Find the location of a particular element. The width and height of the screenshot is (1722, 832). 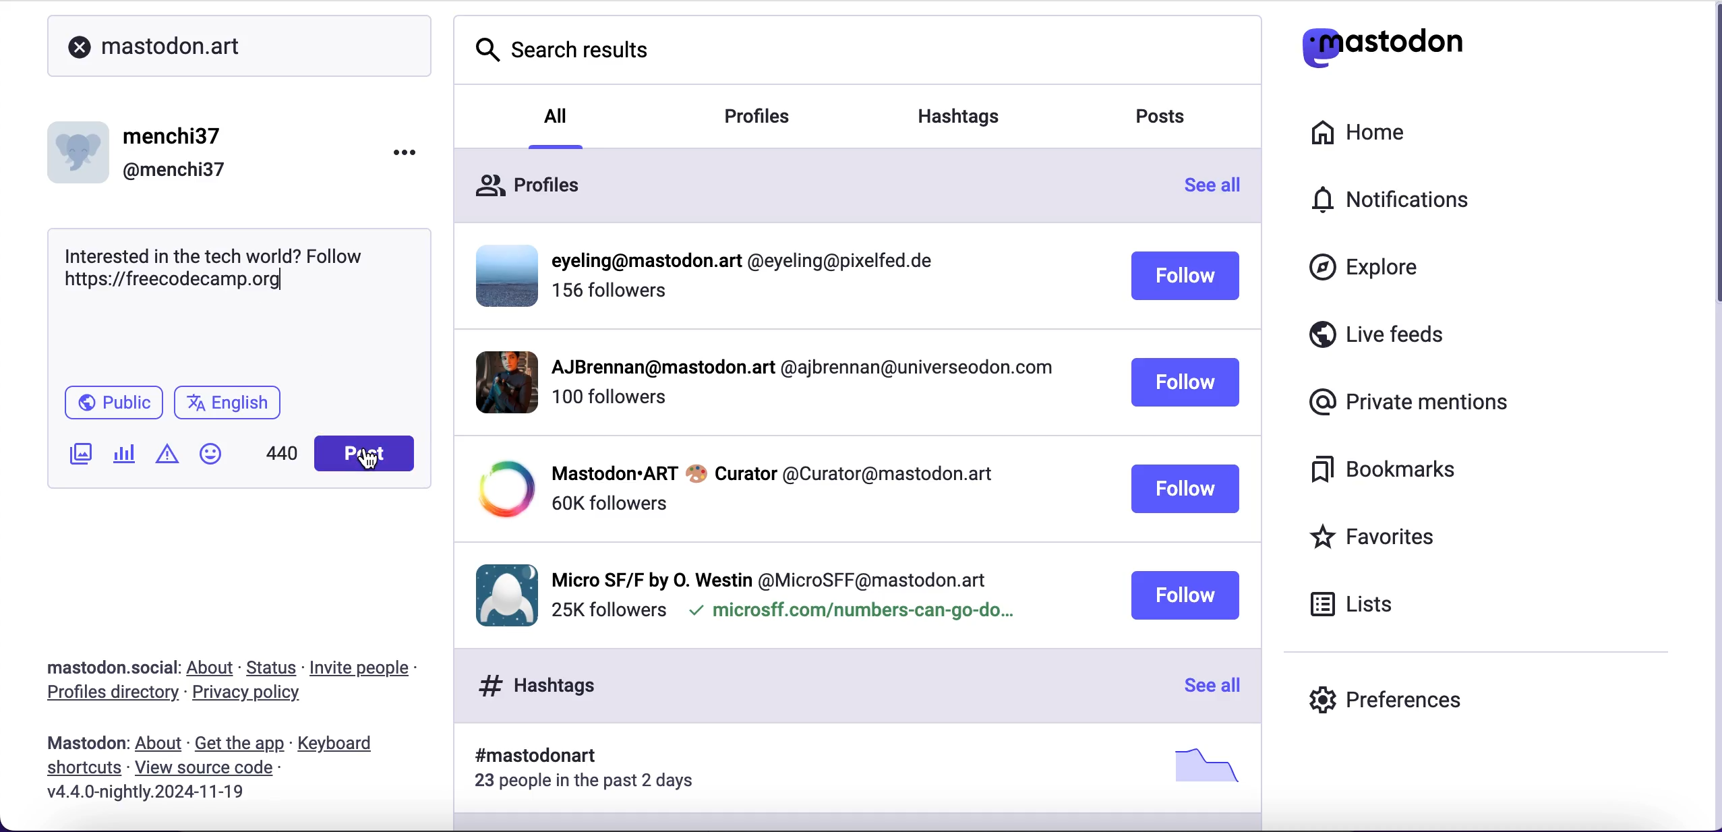

user profile is located at coordinates (796, 382).